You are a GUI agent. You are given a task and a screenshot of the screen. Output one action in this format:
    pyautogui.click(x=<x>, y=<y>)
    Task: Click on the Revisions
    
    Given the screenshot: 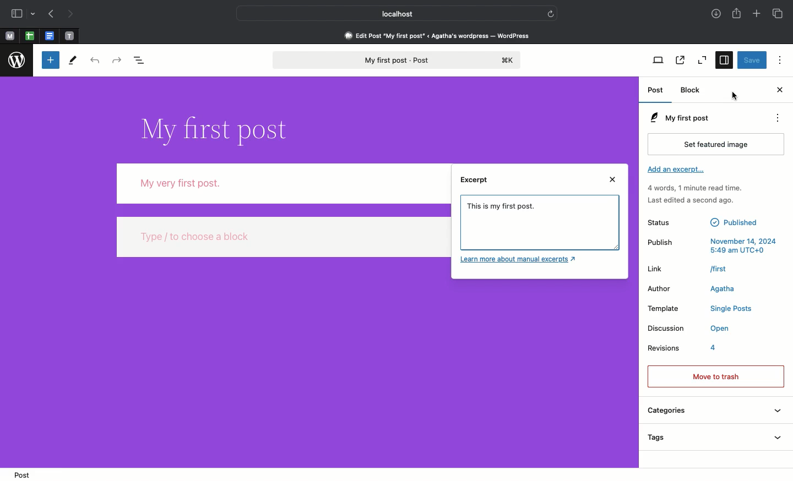 What is the action you would take?
    pyautogui.click(x=683, y=350)
    